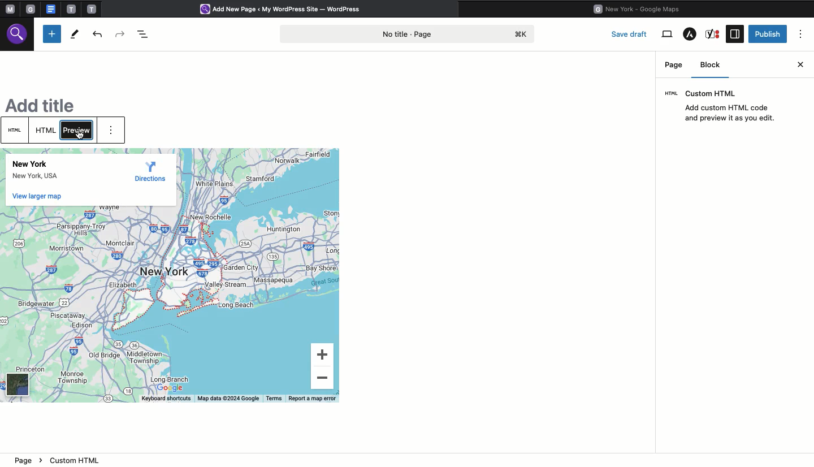 This screenshot has width=814, height=467. I want to click on Page, so click(674, 64).